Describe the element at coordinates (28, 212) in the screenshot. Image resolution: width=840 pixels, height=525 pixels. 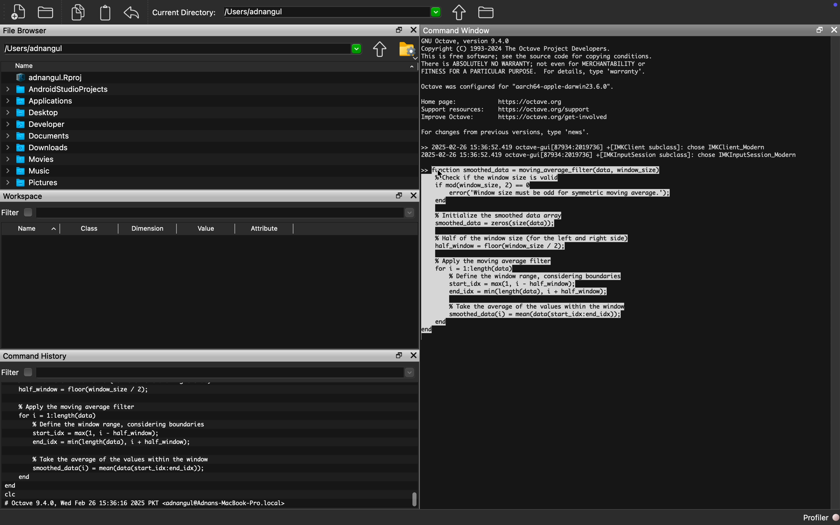
I see `Checkbox` at that location.